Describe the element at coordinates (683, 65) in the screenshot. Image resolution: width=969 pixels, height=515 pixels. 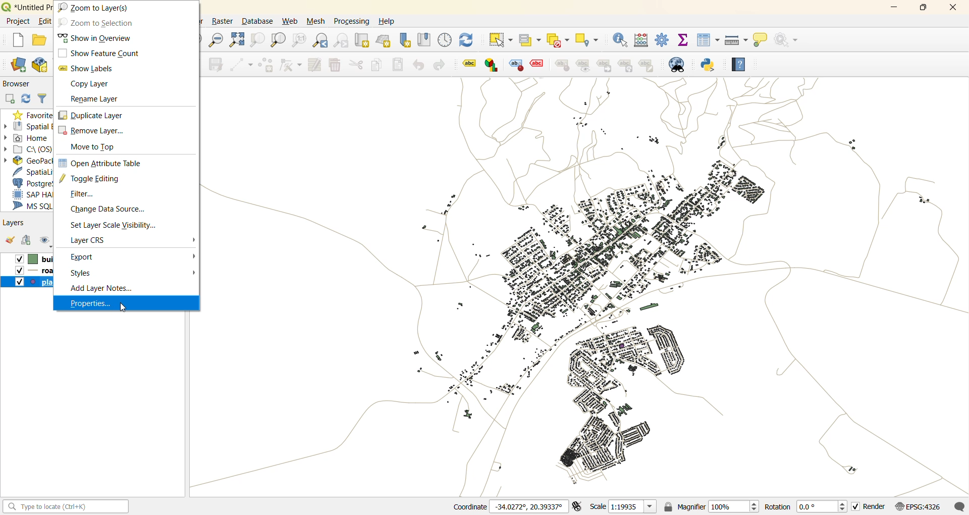
I see `metasearch` at that location.